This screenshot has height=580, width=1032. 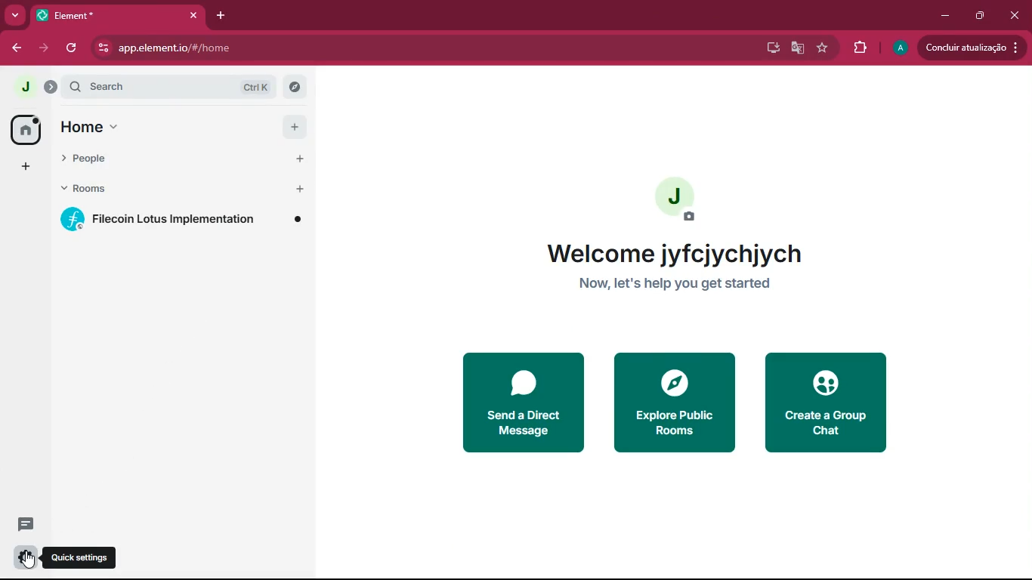 What do you see at coordinates (771, 48) in the screenshot?
I see `desktop` at bounding box center [771, 48].